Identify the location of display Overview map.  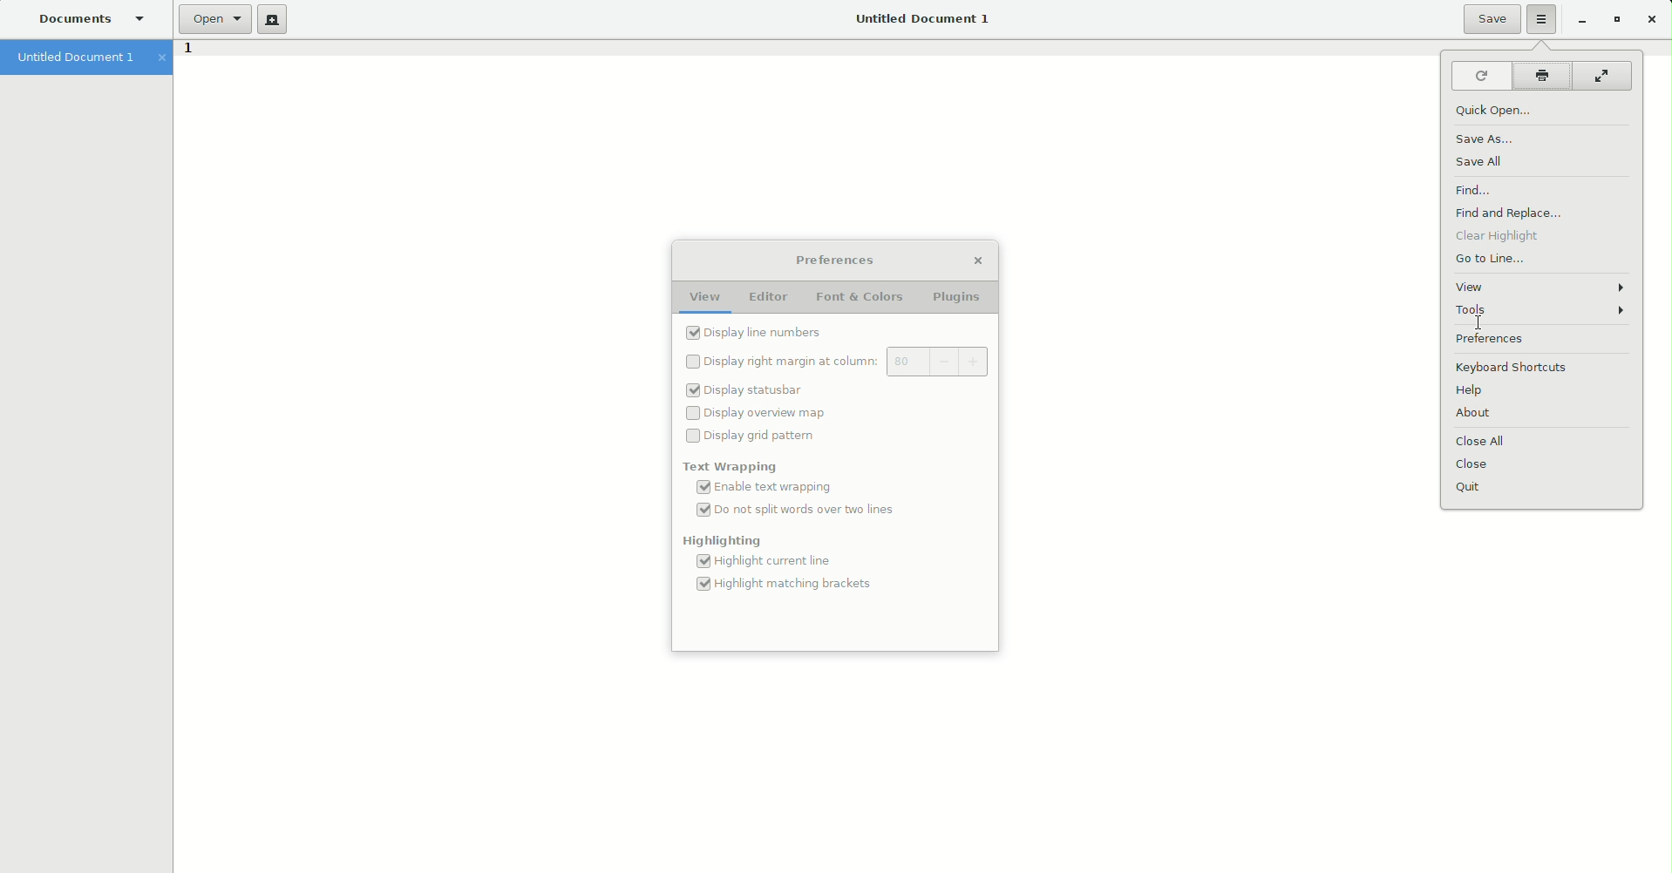
(761, 411).